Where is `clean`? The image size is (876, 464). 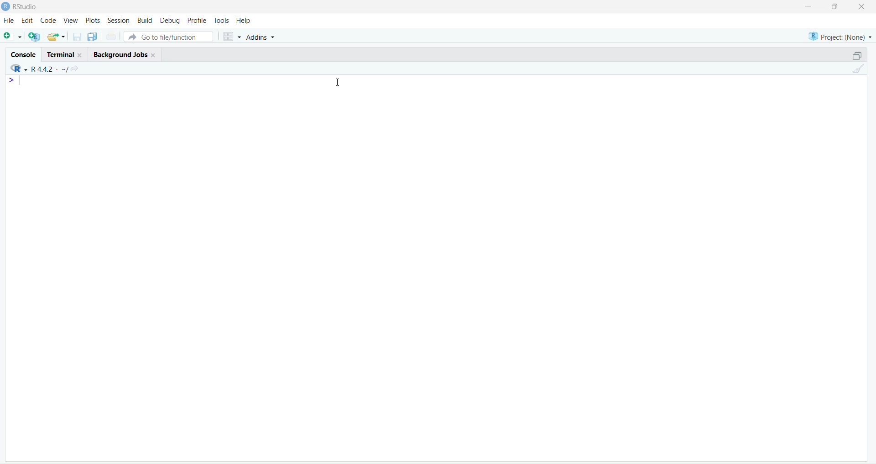
clean is located at coordinates (860, 69).